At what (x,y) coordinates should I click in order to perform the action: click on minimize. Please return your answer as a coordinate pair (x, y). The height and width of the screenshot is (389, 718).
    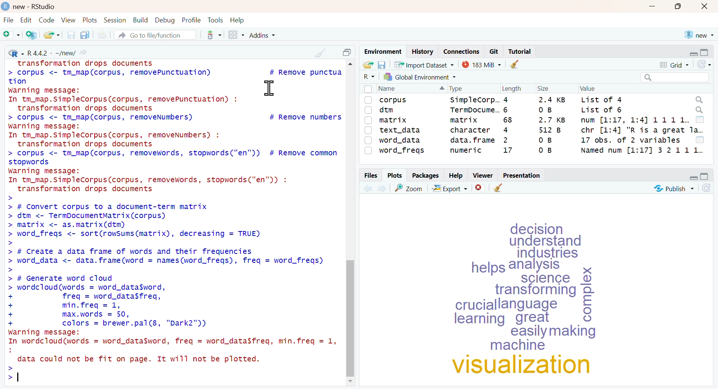
    Looking at the image, I should click on (691, 177).